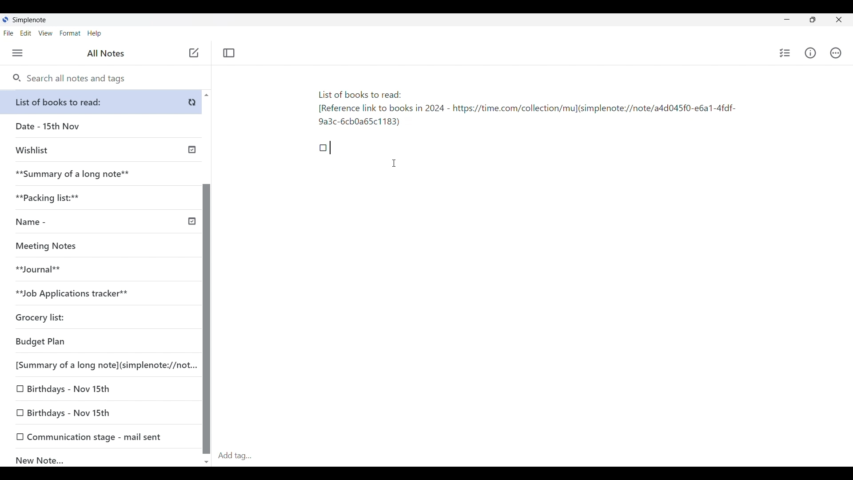  I want to click on Menu, so click(18, 53).